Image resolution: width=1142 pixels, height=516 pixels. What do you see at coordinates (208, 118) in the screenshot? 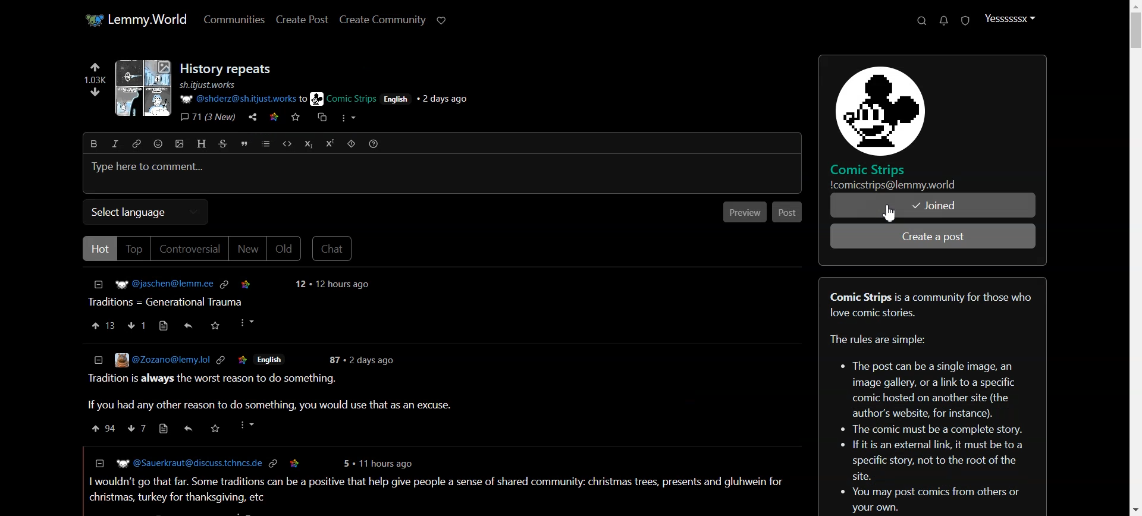
I see `71(3 New)` at bounding box center [208, 118].